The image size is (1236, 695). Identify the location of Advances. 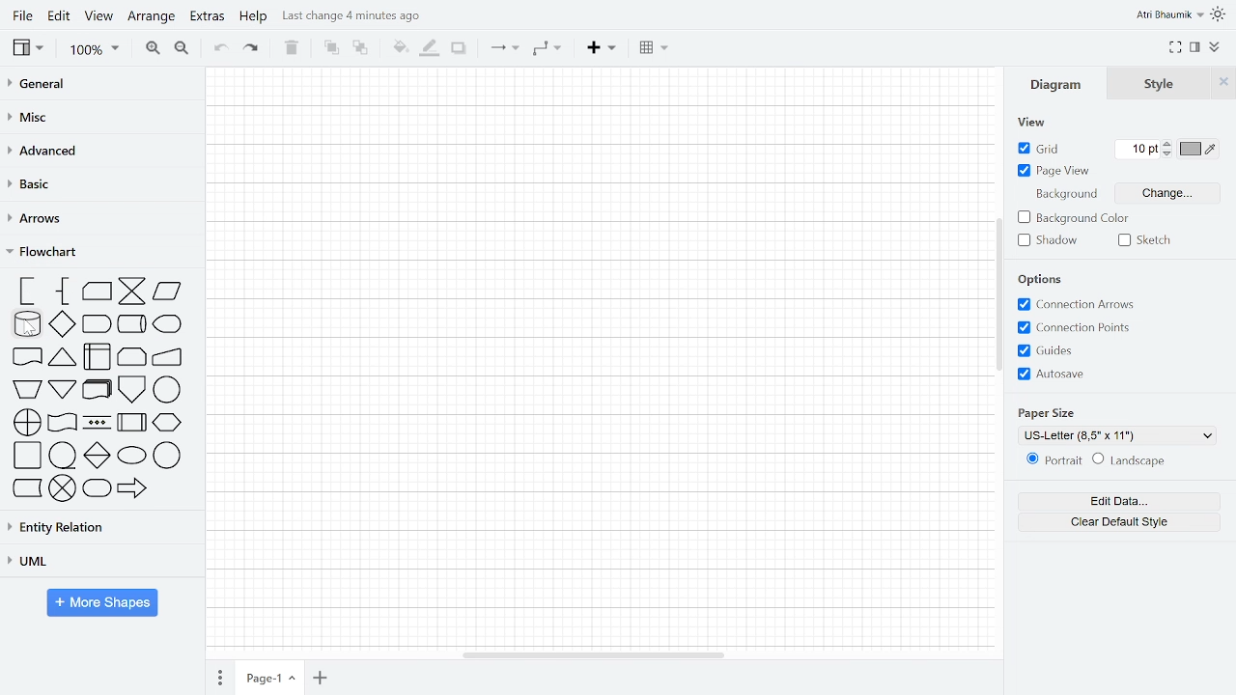
(98, 151).